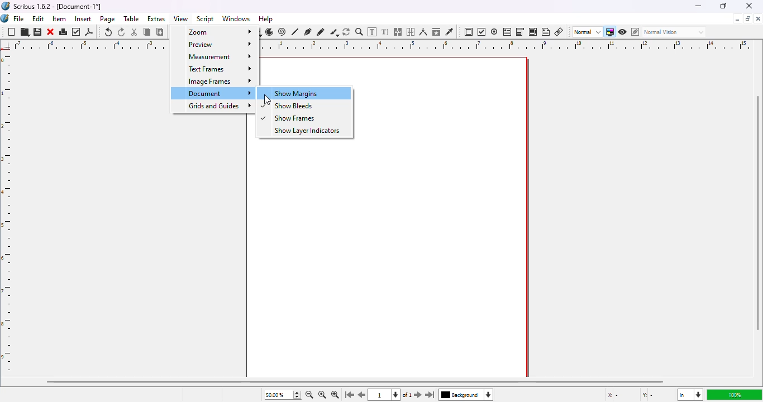 This screenshot has width=763, height=402. What do you see at coordinates (609, 32) in the screenshot?
I see `toggle color management system` at bounding box center [609, 32].